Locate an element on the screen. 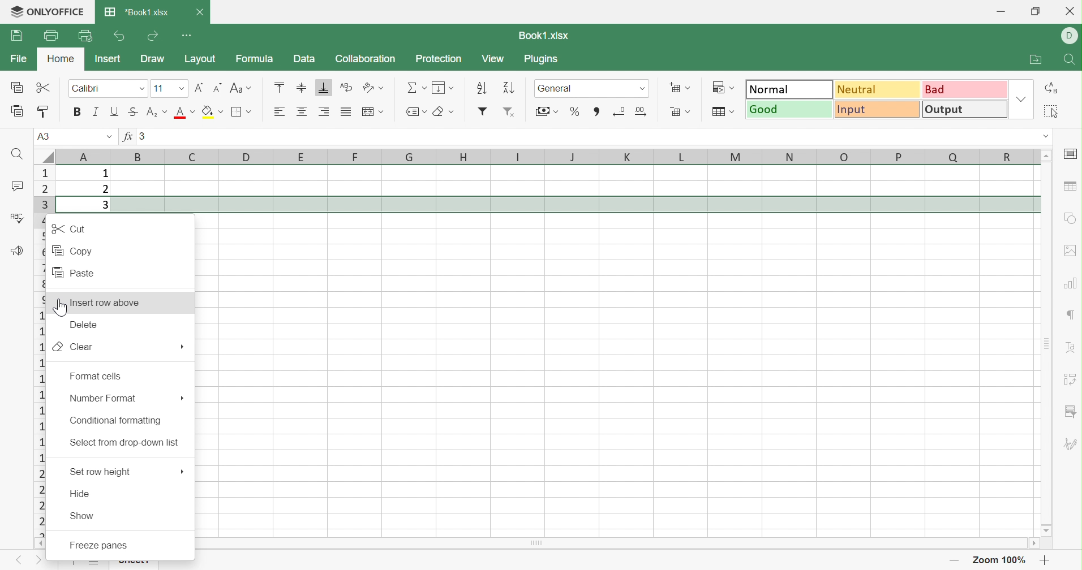 Image resolution: width=1082 pixels, height=570 pixels. Drop Down is located at coordinates (384, 88).